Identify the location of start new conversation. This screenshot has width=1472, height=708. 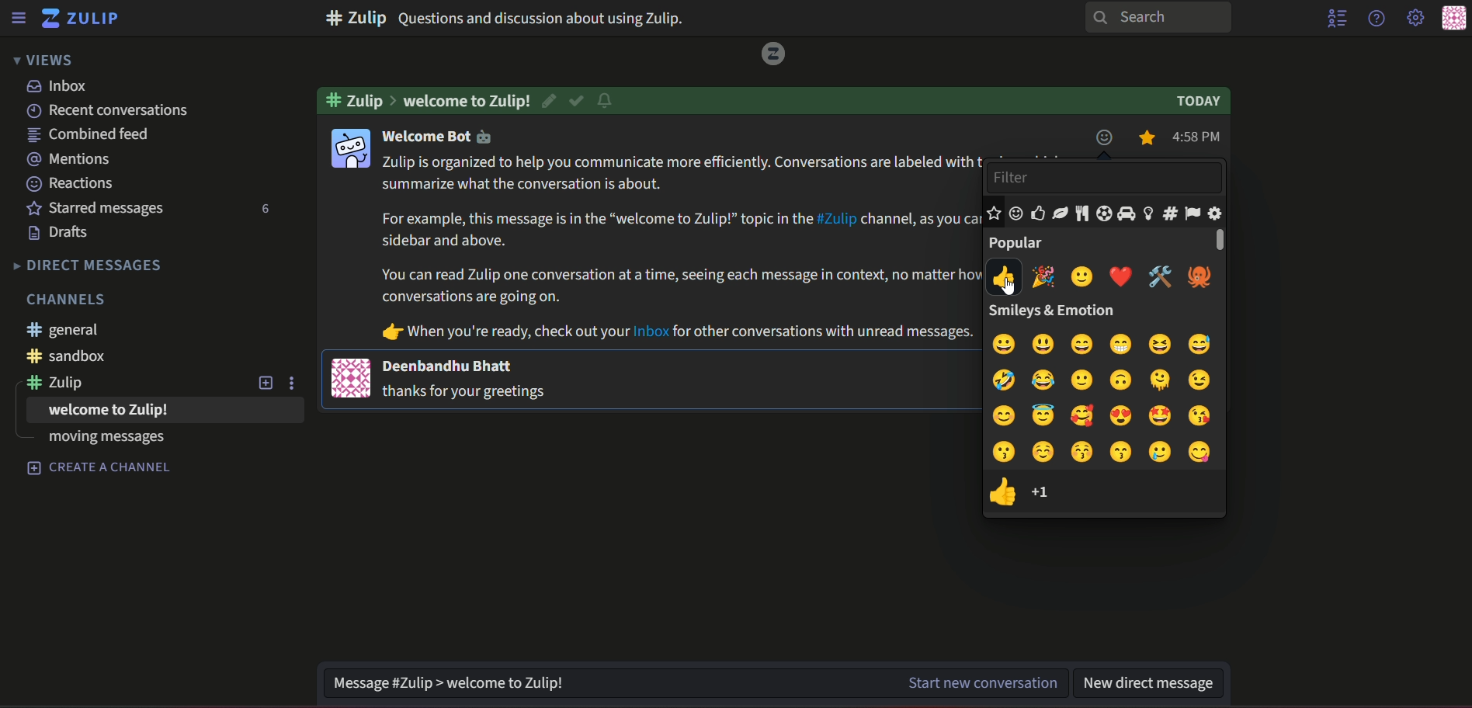
(981, 684).